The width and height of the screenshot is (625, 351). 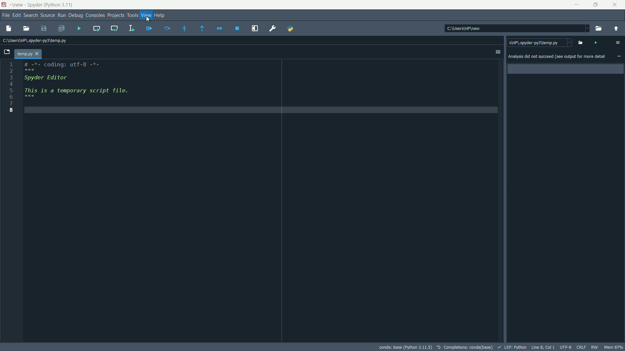 I want to click on source menu, so click(x=47, y=16).